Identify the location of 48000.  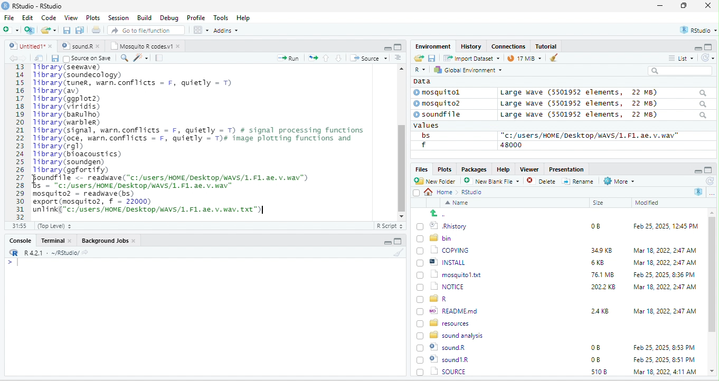
(512, 145).